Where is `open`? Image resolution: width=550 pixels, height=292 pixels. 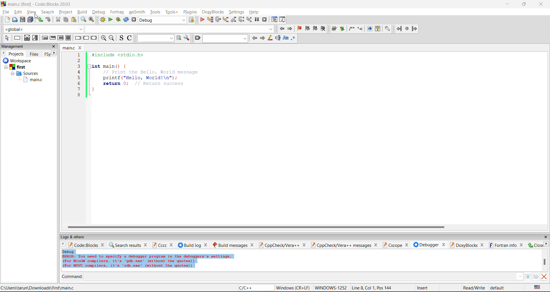
open is located at coordinates (14, 20).